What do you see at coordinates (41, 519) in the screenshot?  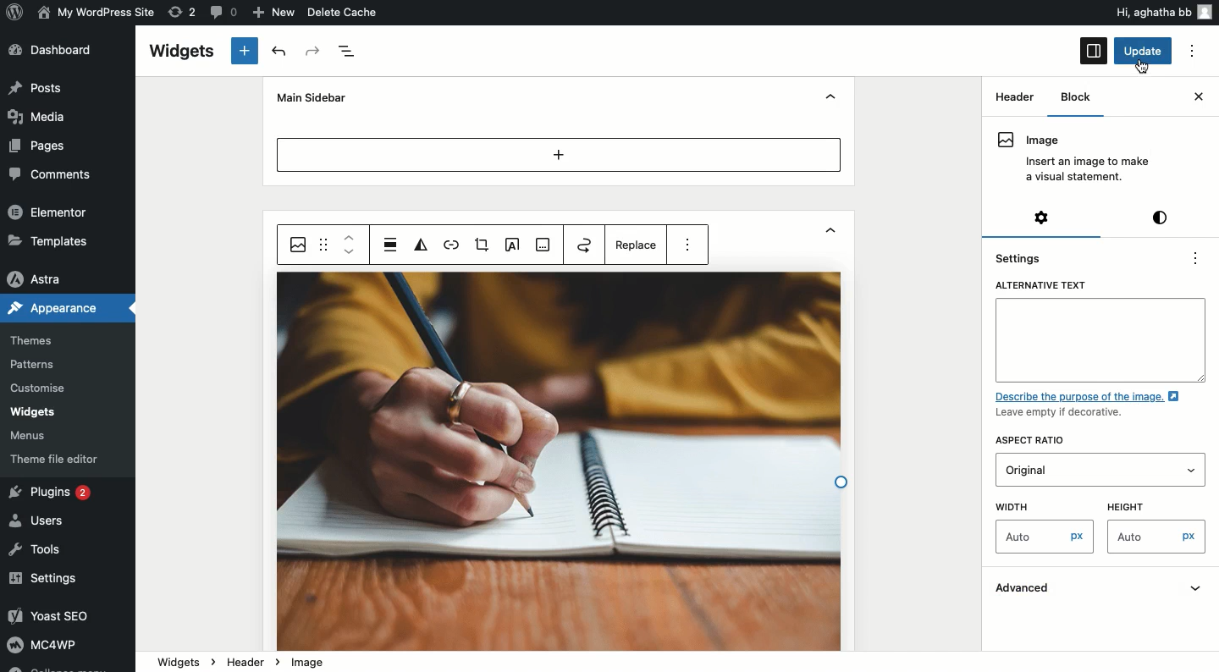 I see `Users` at bounding box center [41, 519].